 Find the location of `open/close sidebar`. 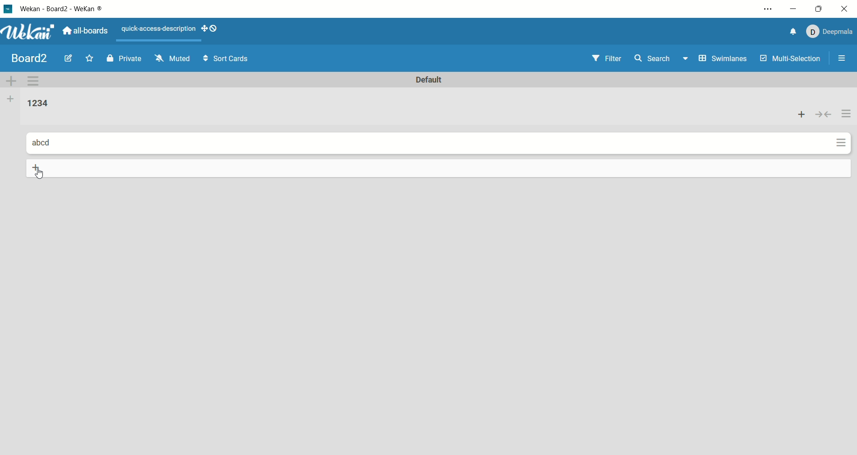

open/close sidebar is located at coordinates (844, 61).